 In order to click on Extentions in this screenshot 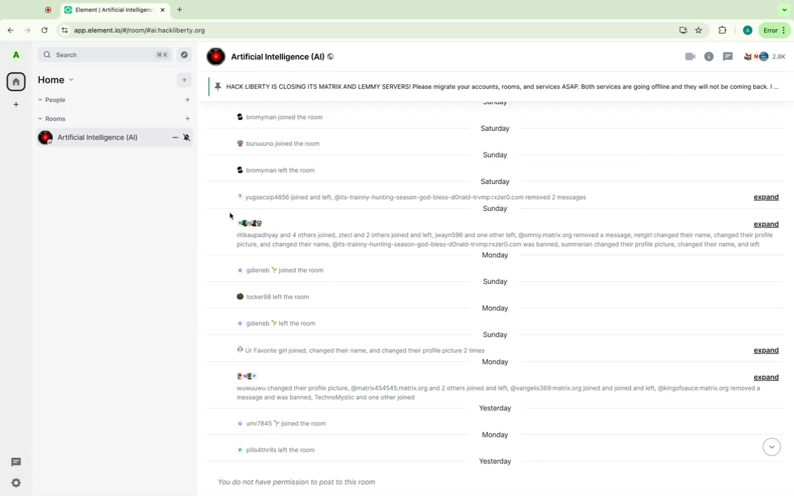, I will do `click(721, 31)`.